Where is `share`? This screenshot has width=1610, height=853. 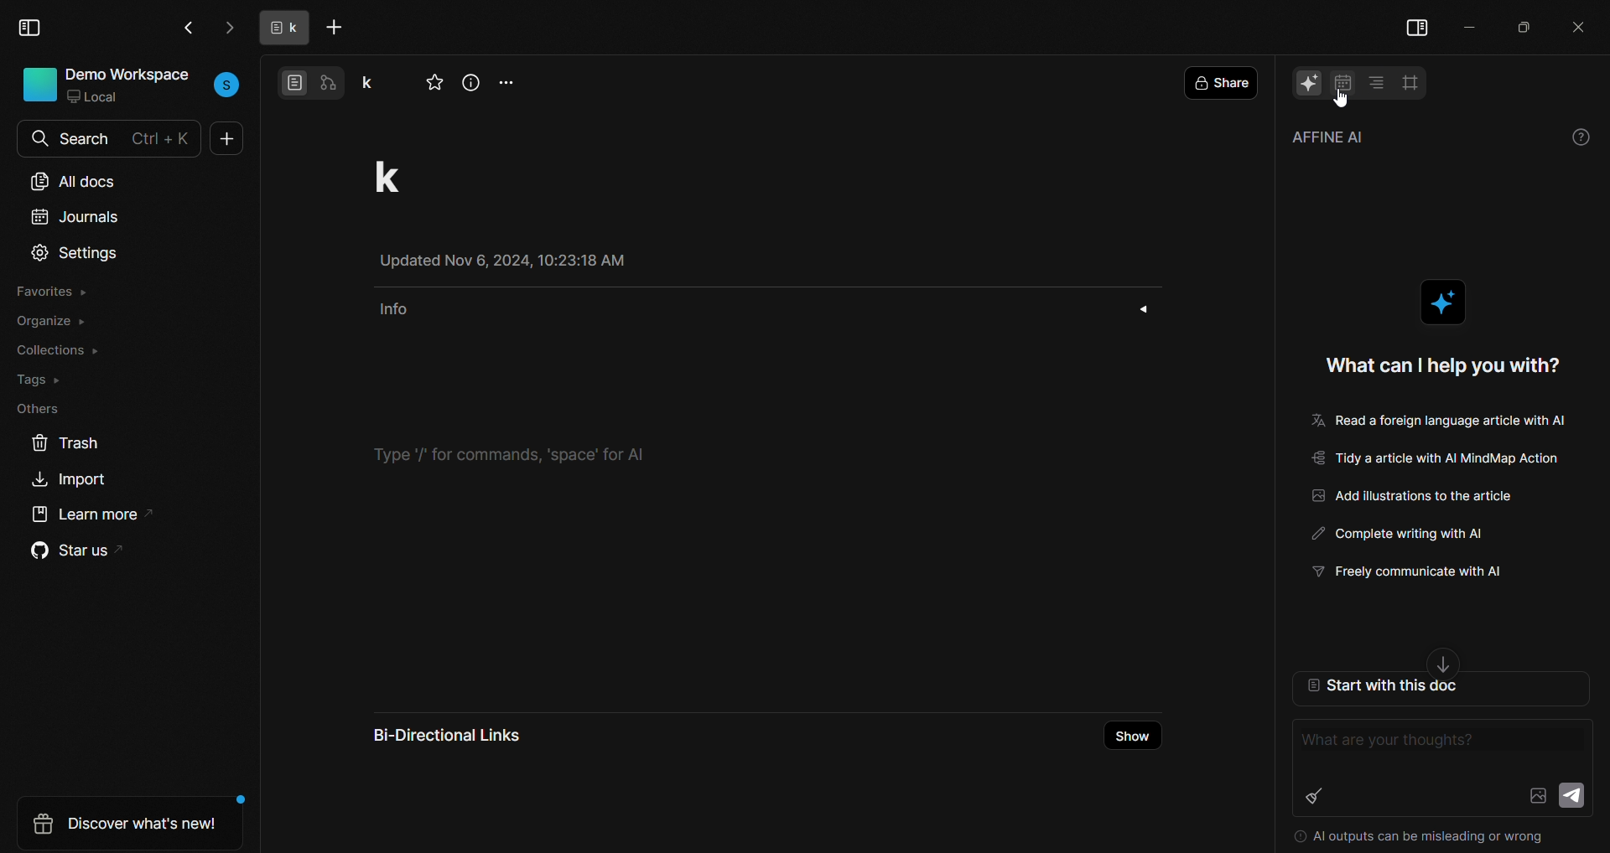 share is located at coordinates (1226, 82).